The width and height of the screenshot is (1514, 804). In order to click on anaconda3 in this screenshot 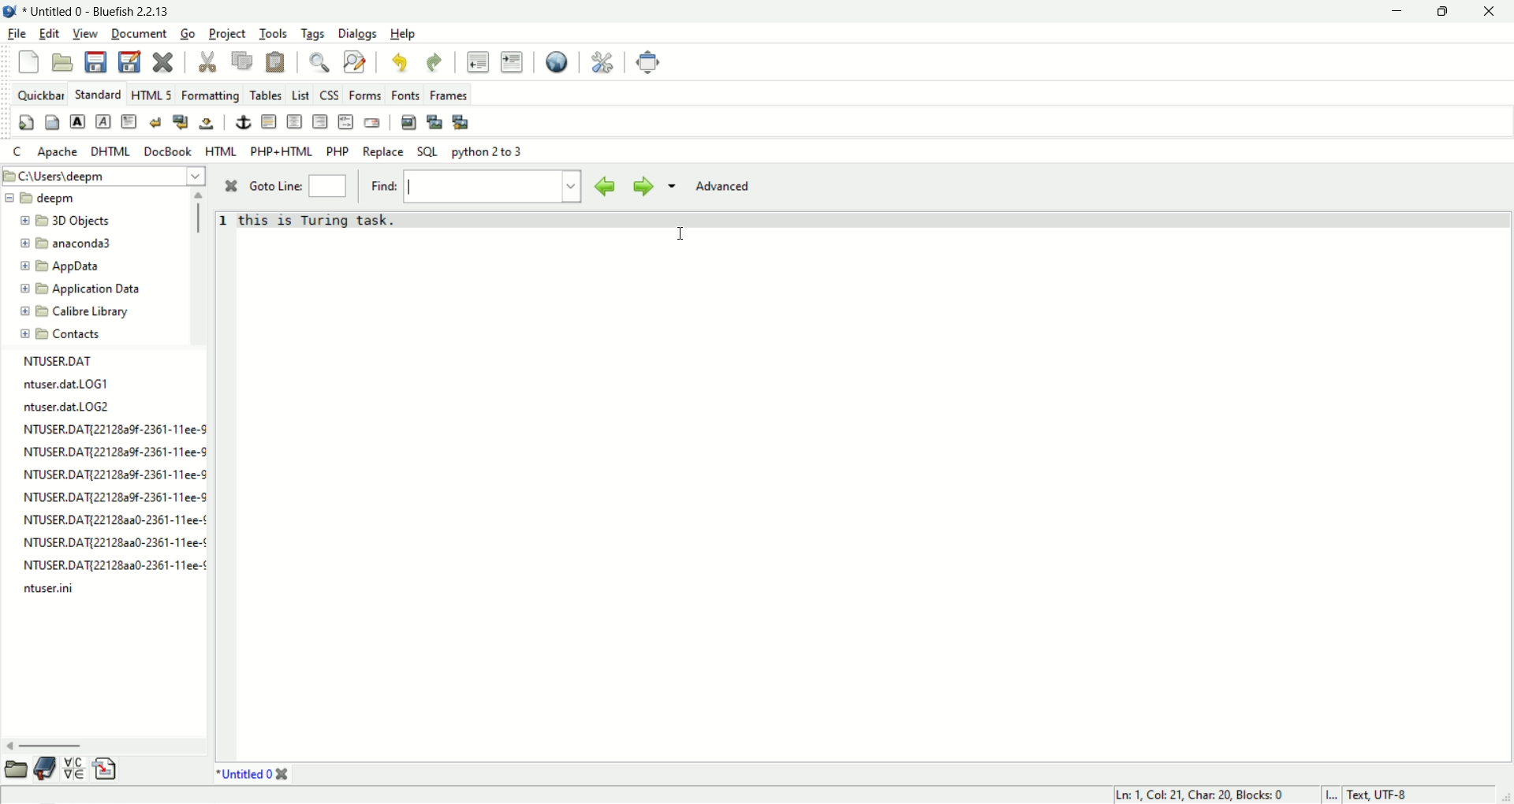, I will do `click(74, 244)`.